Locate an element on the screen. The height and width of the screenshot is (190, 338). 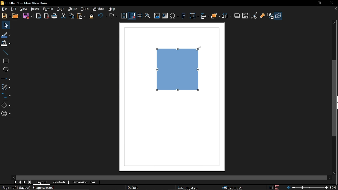
Tools is located at coordinates (85, 9).